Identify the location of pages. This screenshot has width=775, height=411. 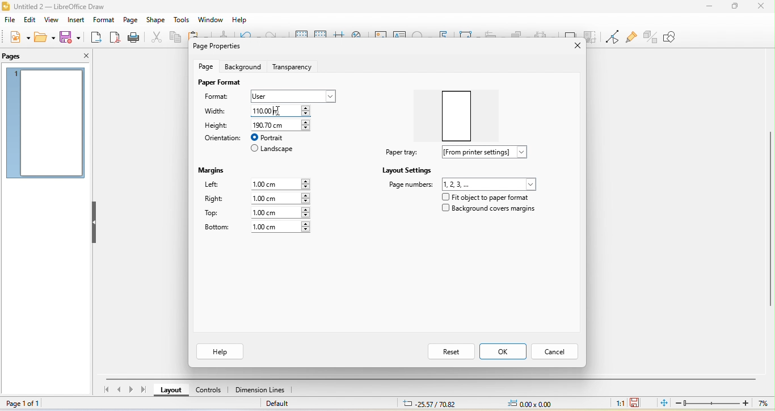
(18, 56).